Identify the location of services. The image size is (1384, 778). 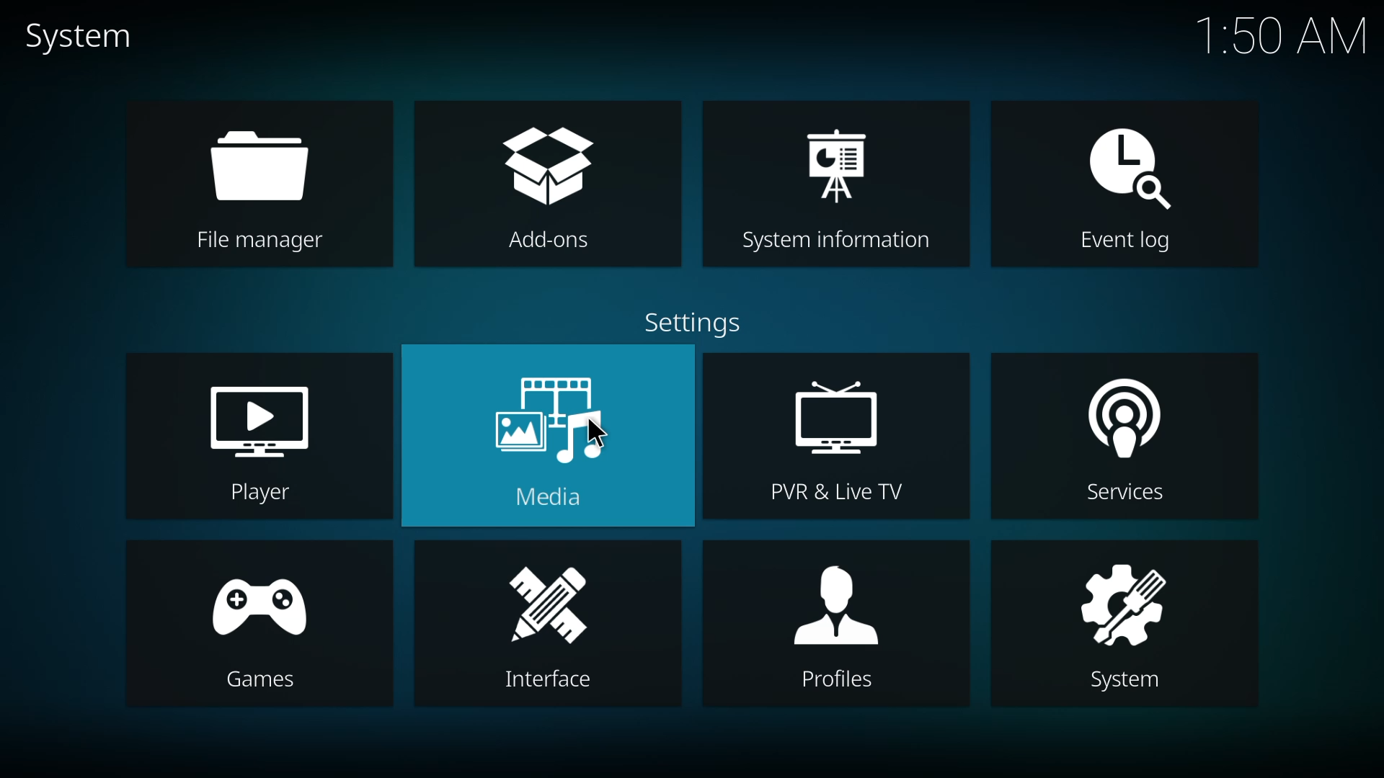
(1119, 437).